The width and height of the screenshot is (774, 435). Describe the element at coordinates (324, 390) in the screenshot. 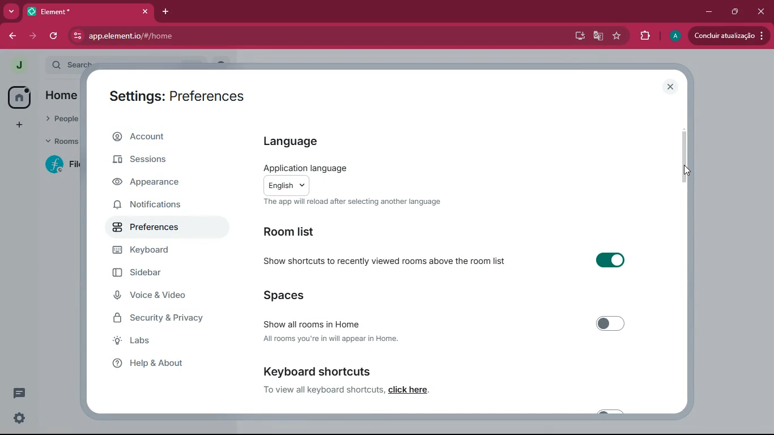

I see `to view all keyboard shortcuts,` at that location.